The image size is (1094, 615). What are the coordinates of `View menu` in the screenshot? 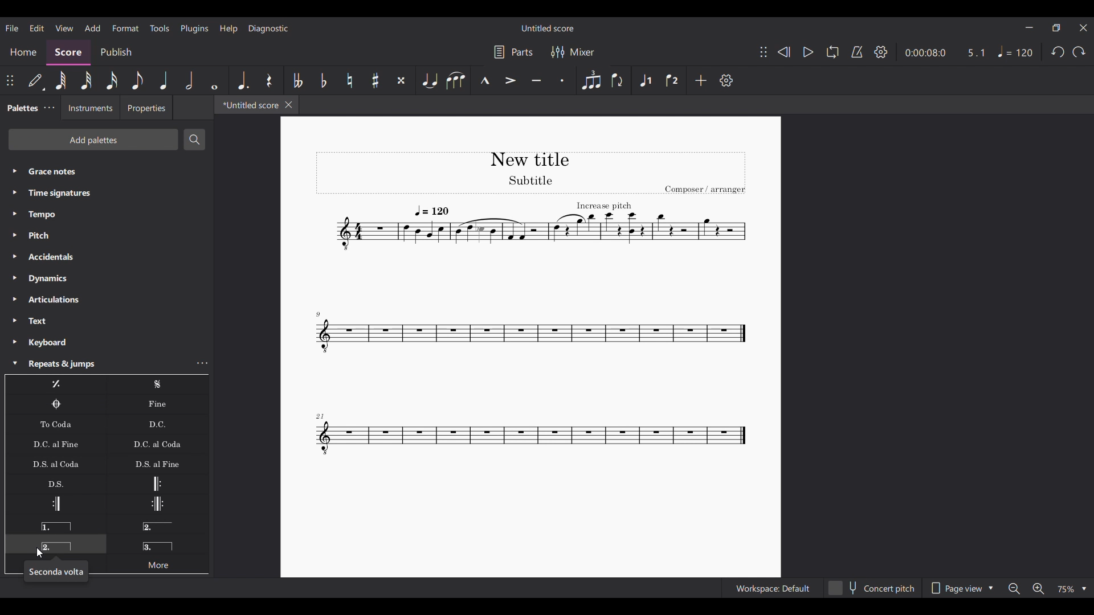 It's located at (64, 28).